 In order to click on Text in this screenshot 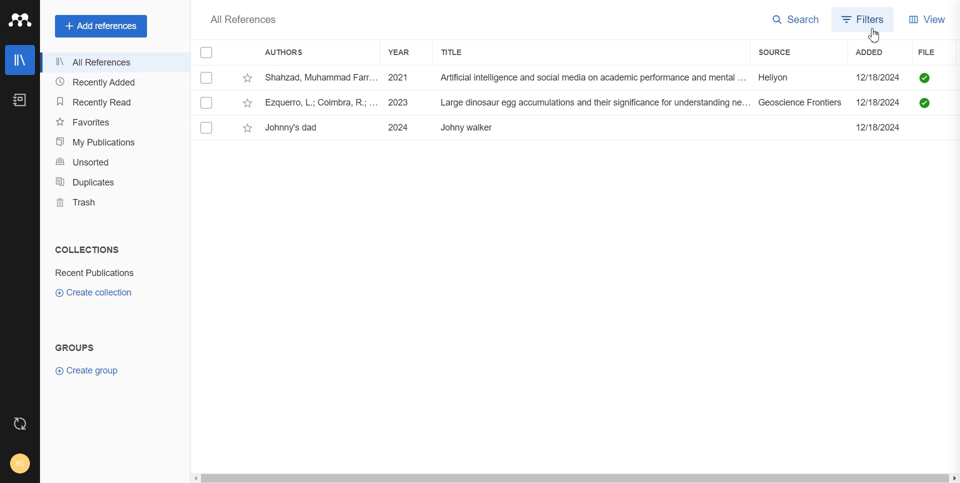, I will do `click(242, 19)`.